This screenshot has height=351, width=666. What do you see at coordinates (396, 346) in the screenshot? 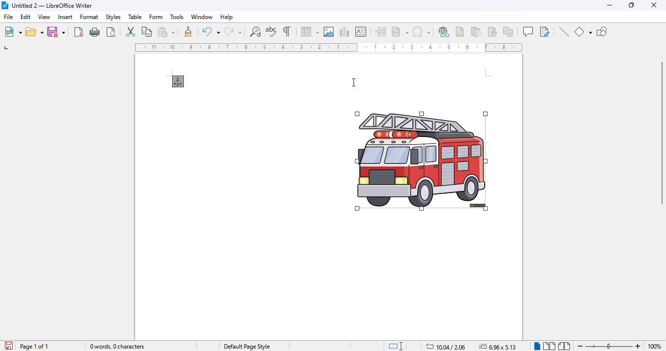
I see `standard selection` at bounding box center [396, 346].